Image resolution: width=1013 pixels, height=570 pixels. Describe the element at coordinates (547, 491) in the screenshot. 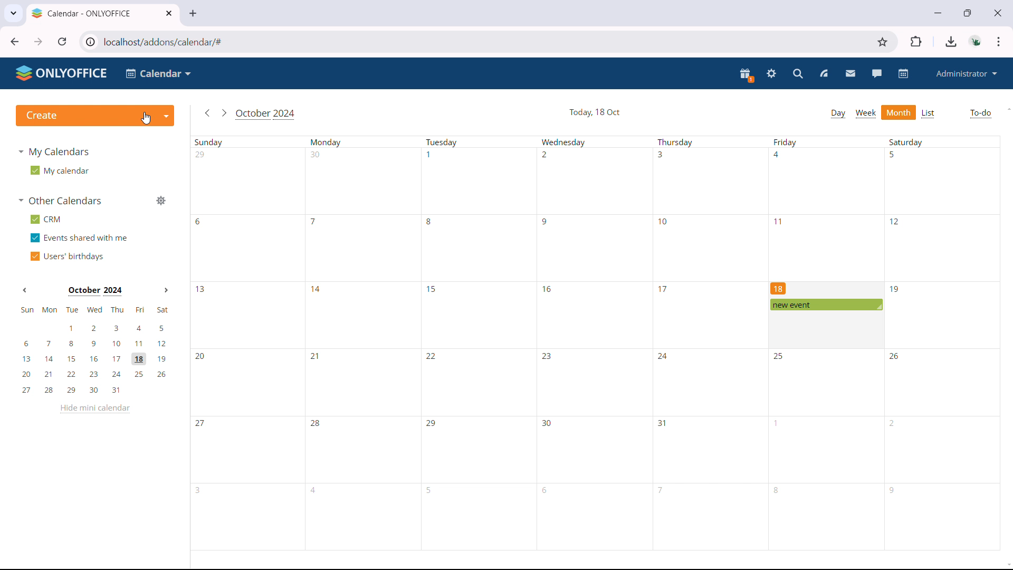

I see `6` at that location.